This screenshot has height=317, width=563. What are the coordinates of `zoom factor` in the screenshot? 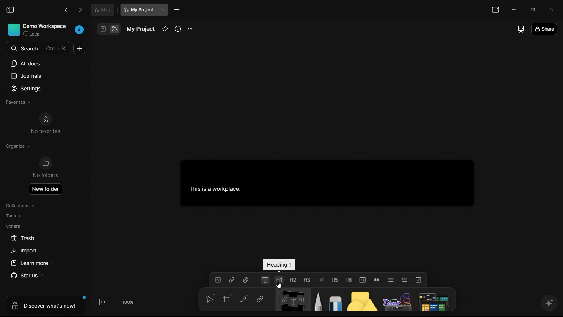 It's located at (128, 303).